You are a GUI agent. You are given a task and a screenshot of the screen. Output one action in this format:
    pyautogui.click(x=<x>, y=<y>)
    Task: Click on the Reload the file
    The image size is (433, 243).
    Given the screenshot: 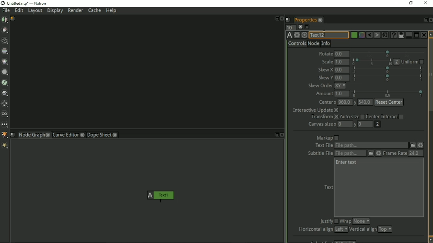 What is the action you would take?
    pyautogui.click(x=379, y=153)
    